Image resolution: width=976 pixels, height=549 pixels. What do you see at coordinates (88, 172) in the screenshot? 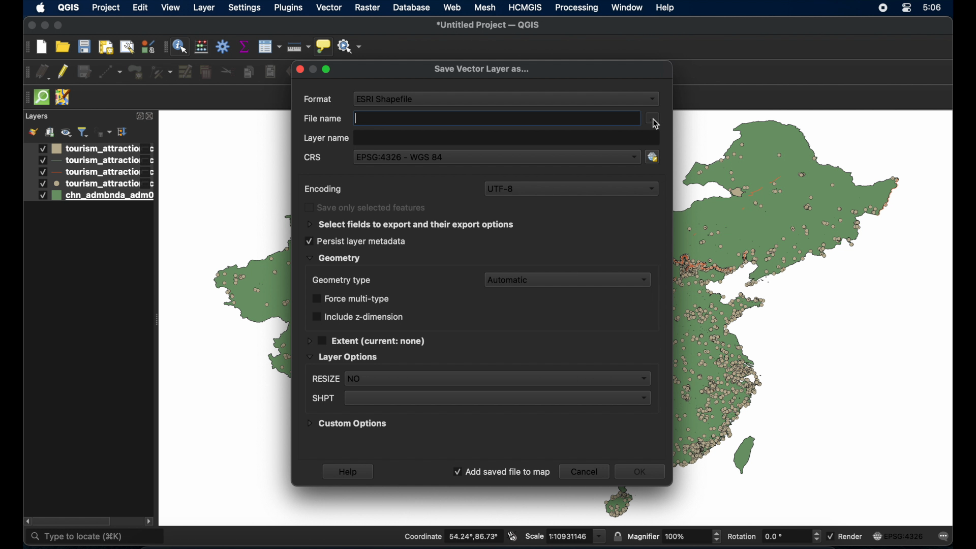
I see `layer 3` at bounding box center [88, 172].